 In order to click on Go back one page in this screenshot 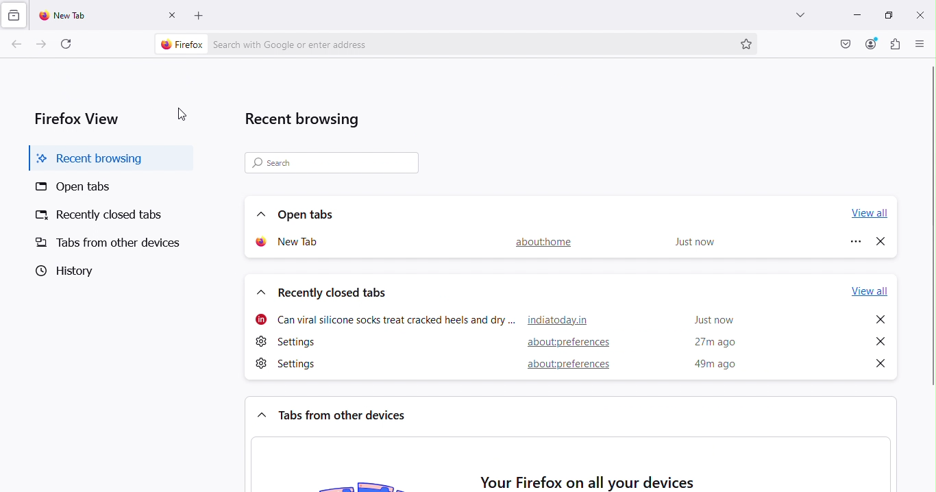, I will do `click(19, 42)`.